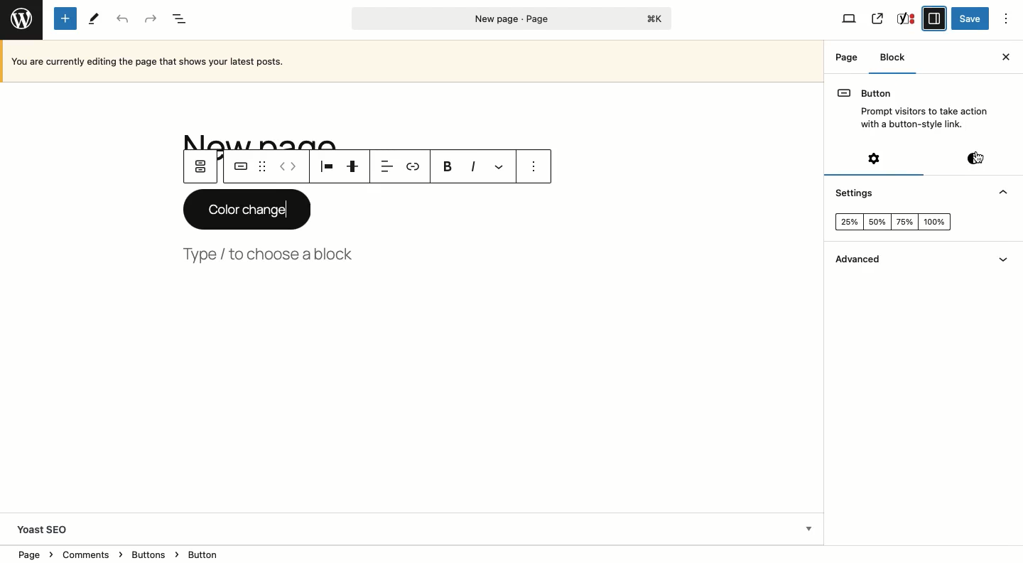 The width and height of the screenshot is (1023, 563). What do you see at coordinates (448, 166) in the screenshot?
I see `Bold` at bounding box center [448, 166].